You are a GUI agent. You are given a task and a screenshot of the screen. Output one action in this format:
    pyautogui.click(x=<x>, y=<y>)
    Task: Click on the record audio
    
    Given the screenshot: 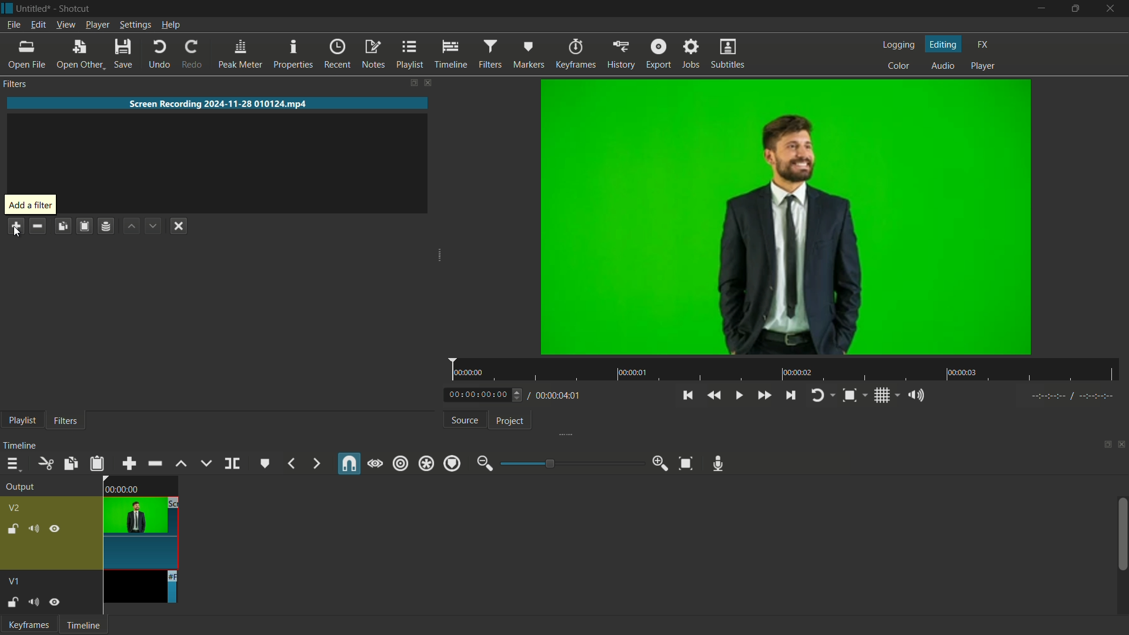 What is the action you would take?
    pyautogui.click(x=720, y=464)
    